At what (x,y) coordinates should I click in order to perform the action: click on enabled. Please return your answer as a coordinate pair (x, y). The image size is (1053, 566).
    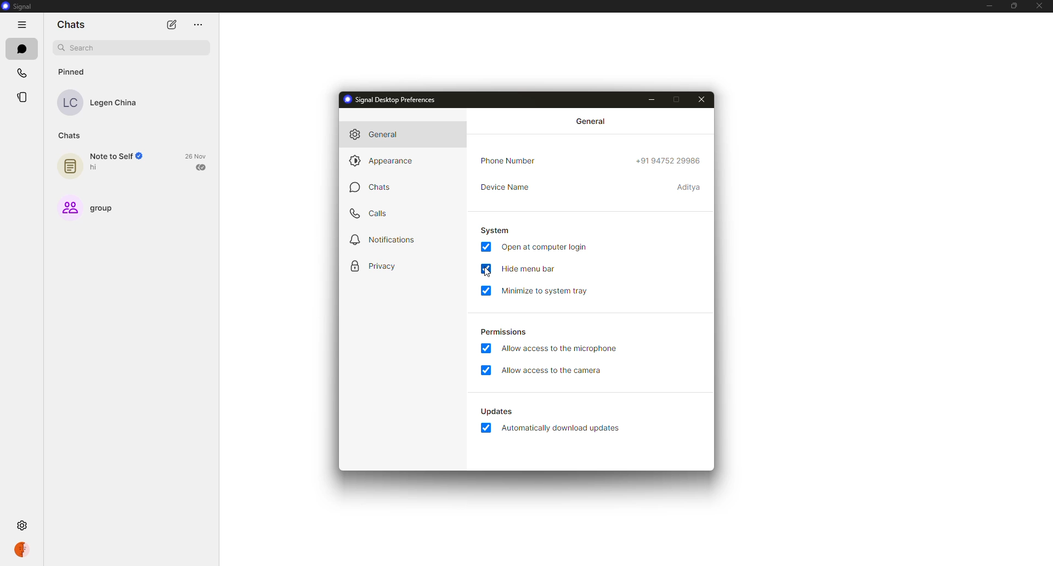
    Looking at the image, I should click on (486, 370).